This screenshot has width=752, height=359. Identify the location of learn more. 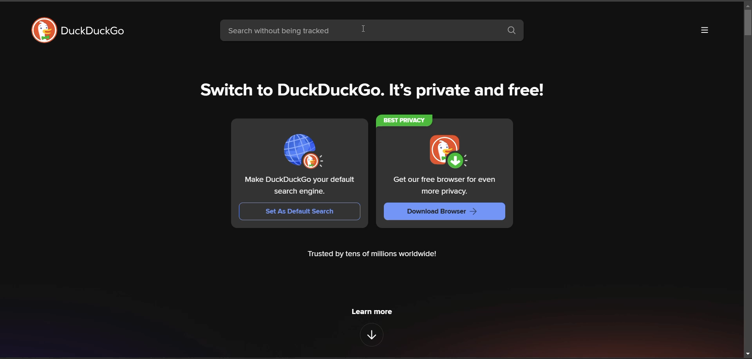
(374, 311).